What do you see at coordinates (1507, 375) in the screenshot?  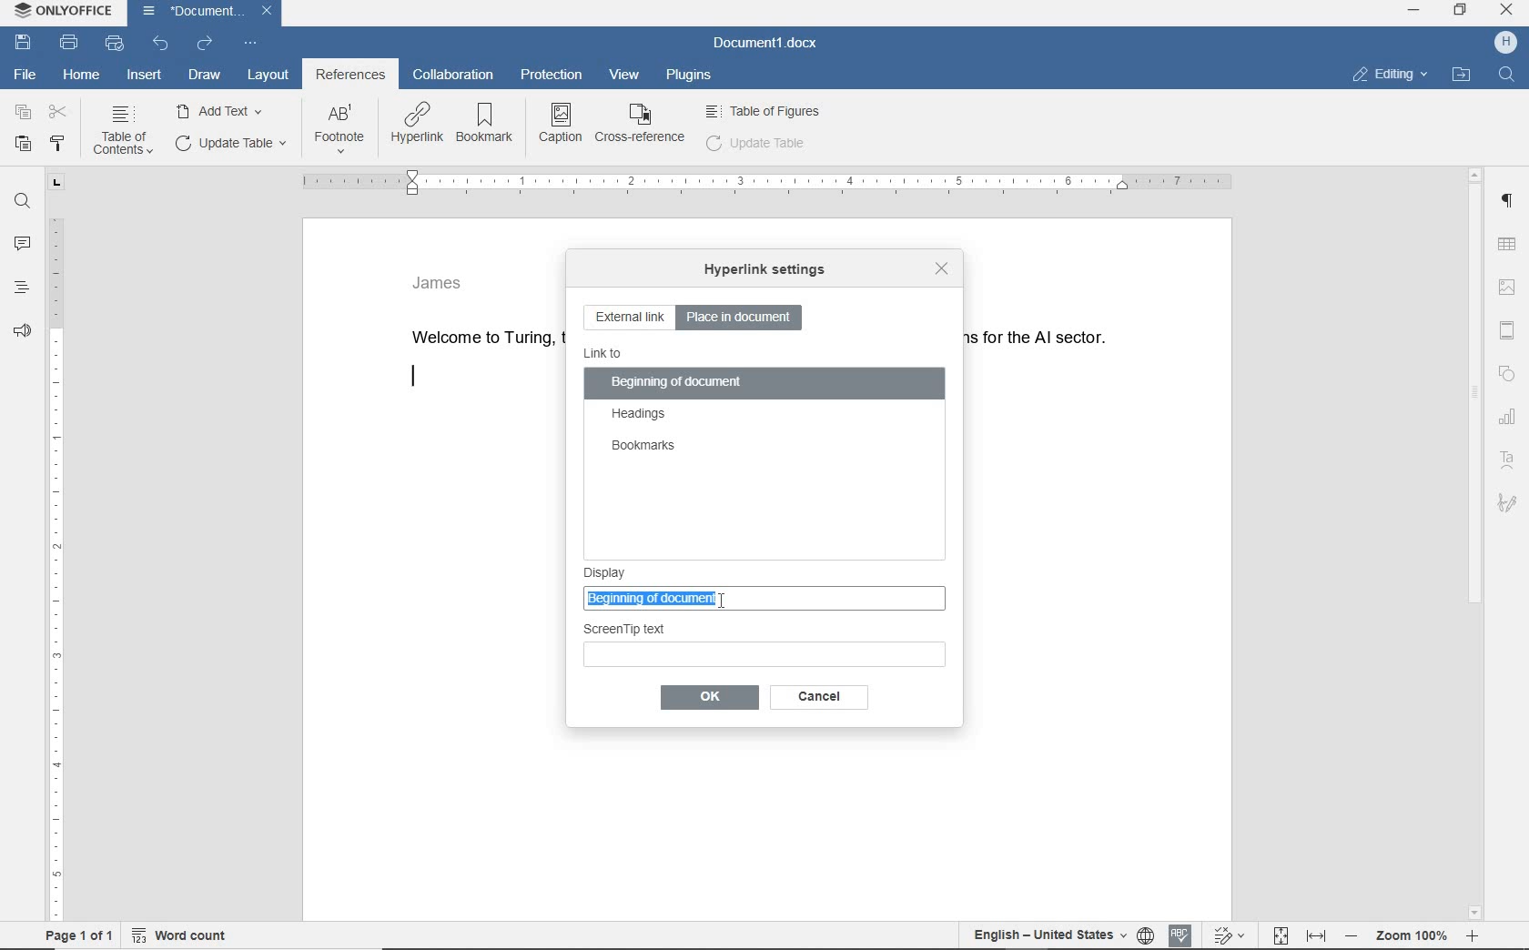 I see `shape` at bounding box center [1507, 375].